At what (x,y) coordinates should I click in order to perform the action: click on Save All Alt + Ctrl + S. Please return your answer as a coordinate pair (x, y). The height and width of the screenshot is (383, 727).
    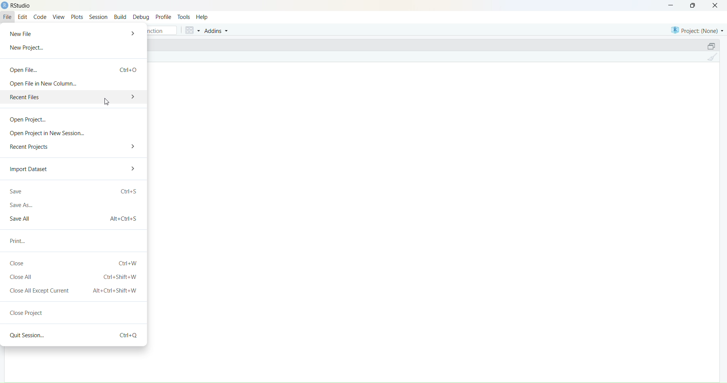
    Looking at the image, I should click on (74, 219).